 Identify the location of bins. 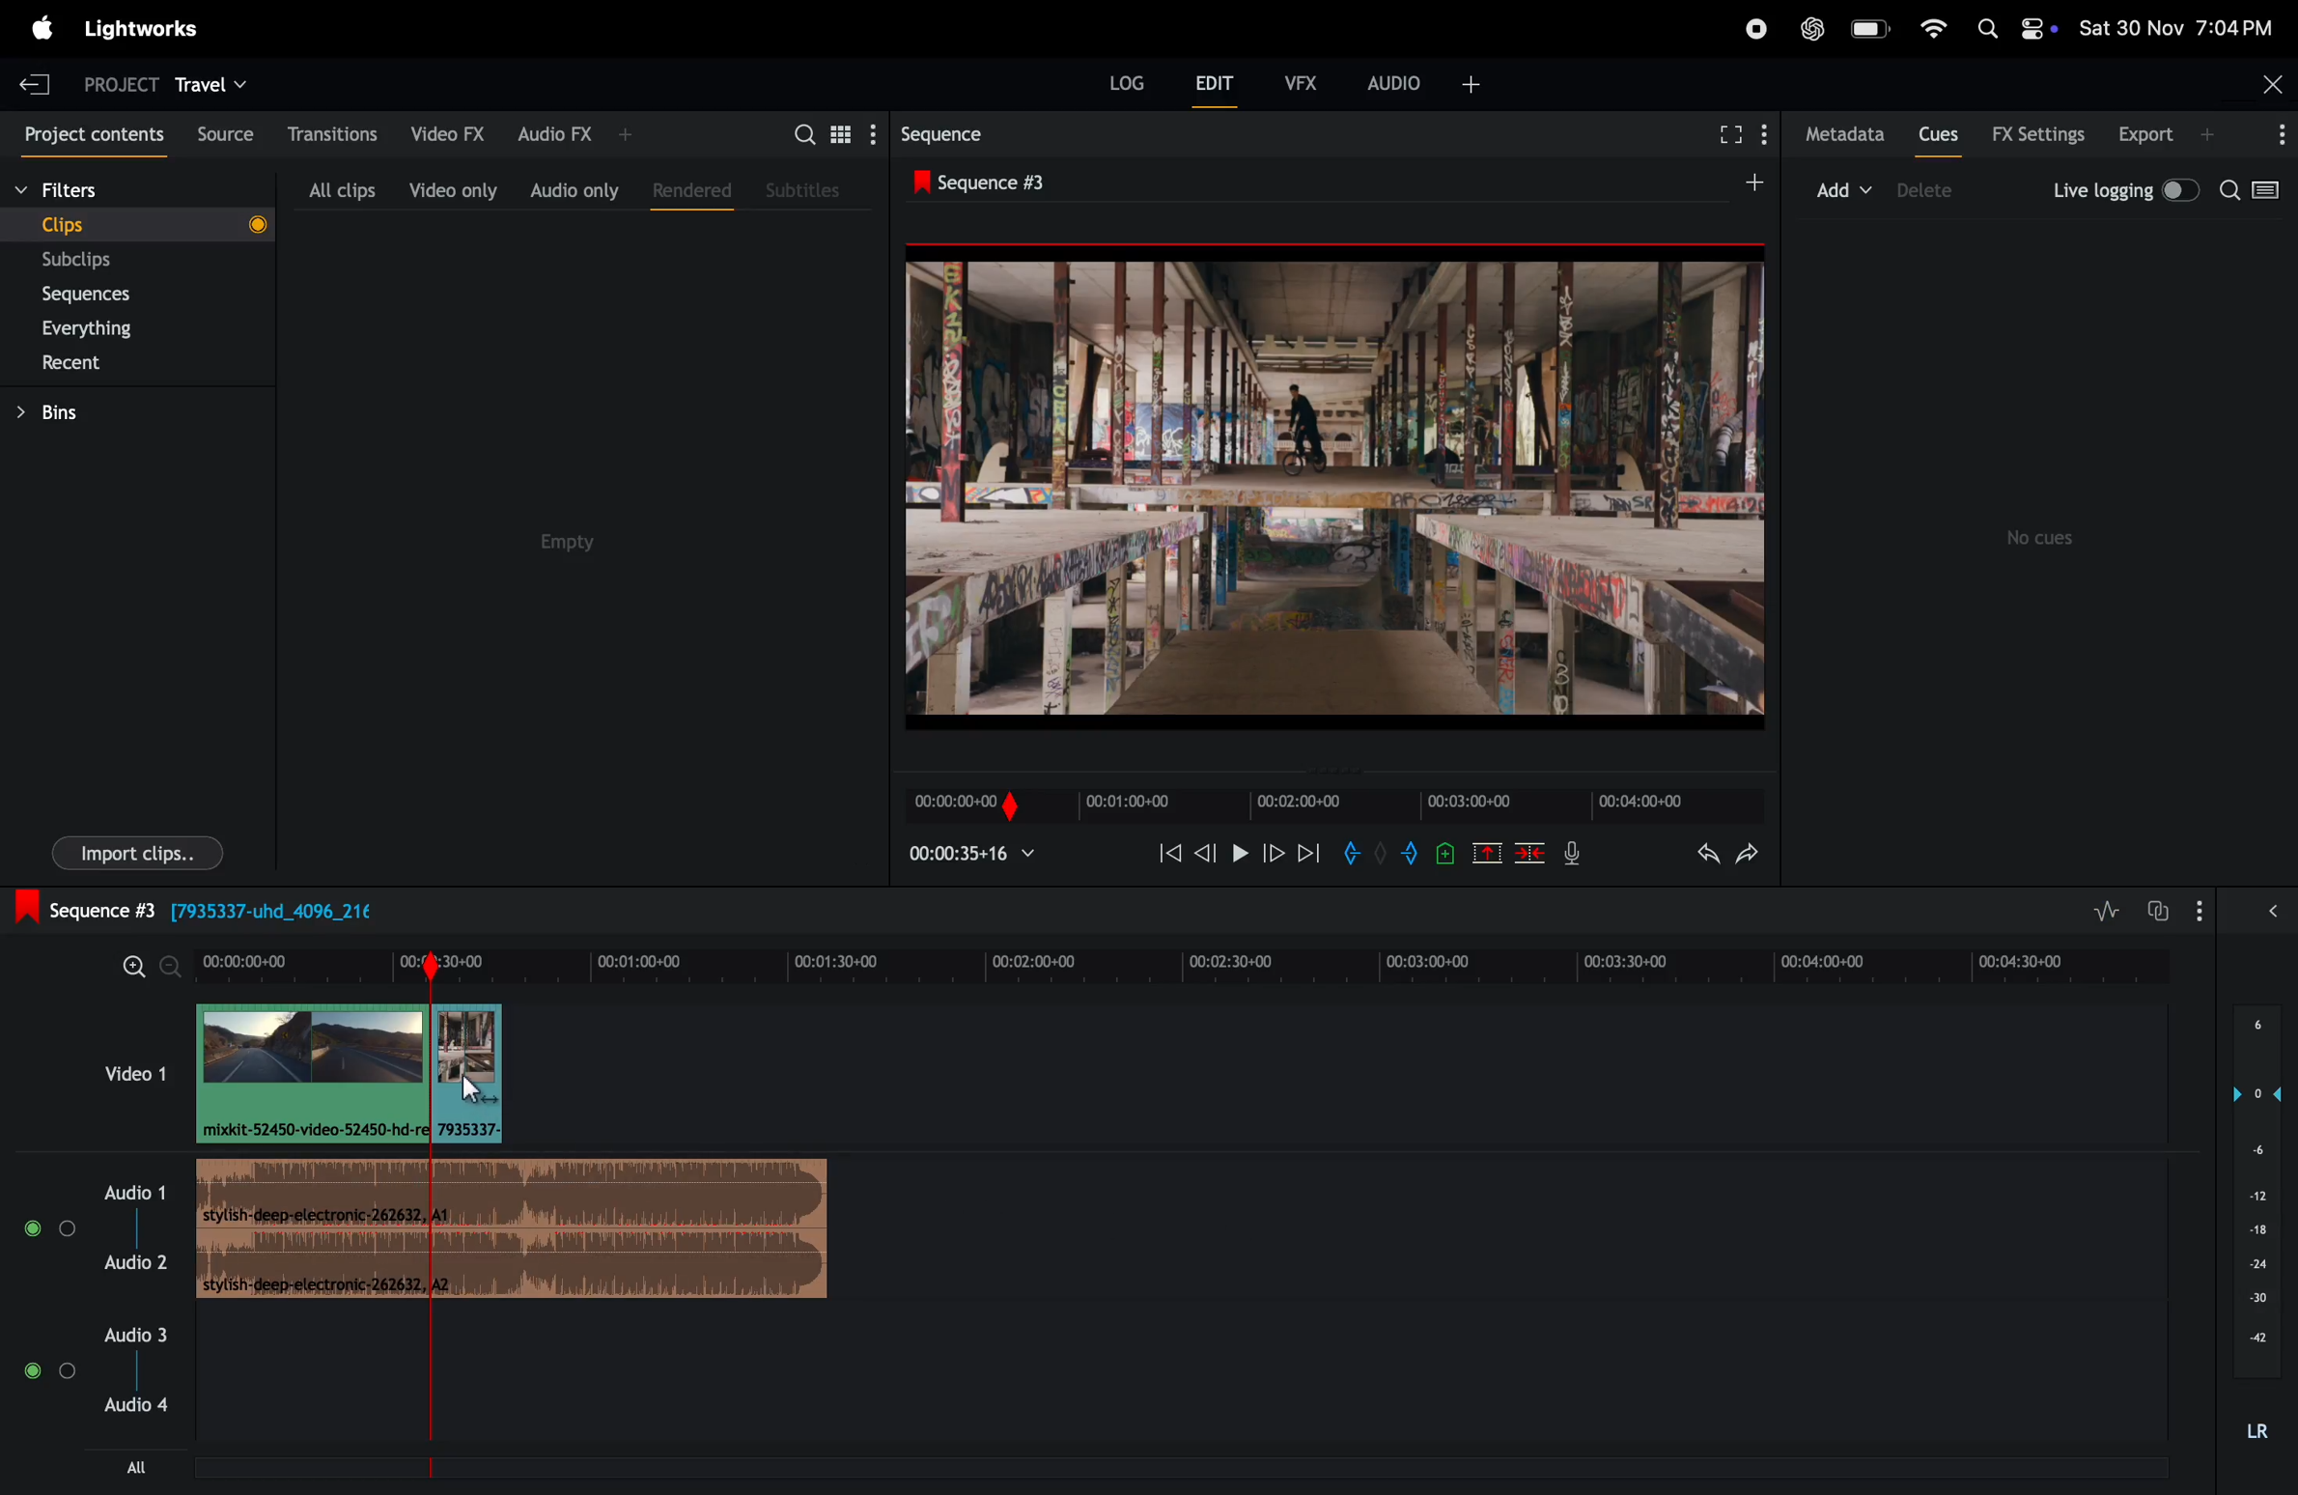
(78, 410).